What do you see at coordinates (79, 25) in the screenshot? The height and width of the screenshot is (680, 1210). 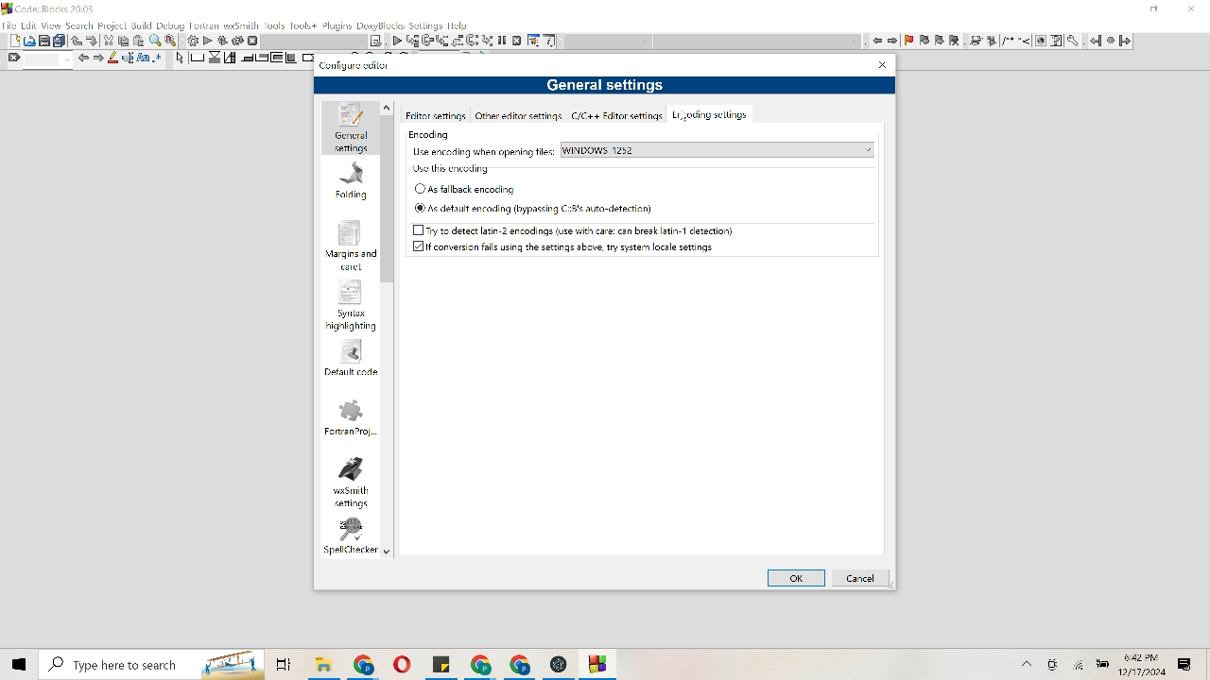 I see `Search` at bounding box center [79, 25].